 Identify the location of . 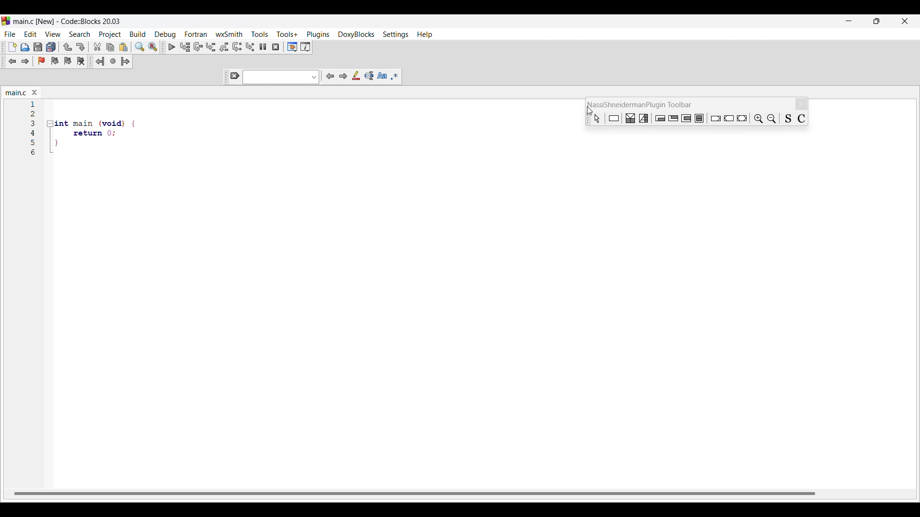
(729, 117).